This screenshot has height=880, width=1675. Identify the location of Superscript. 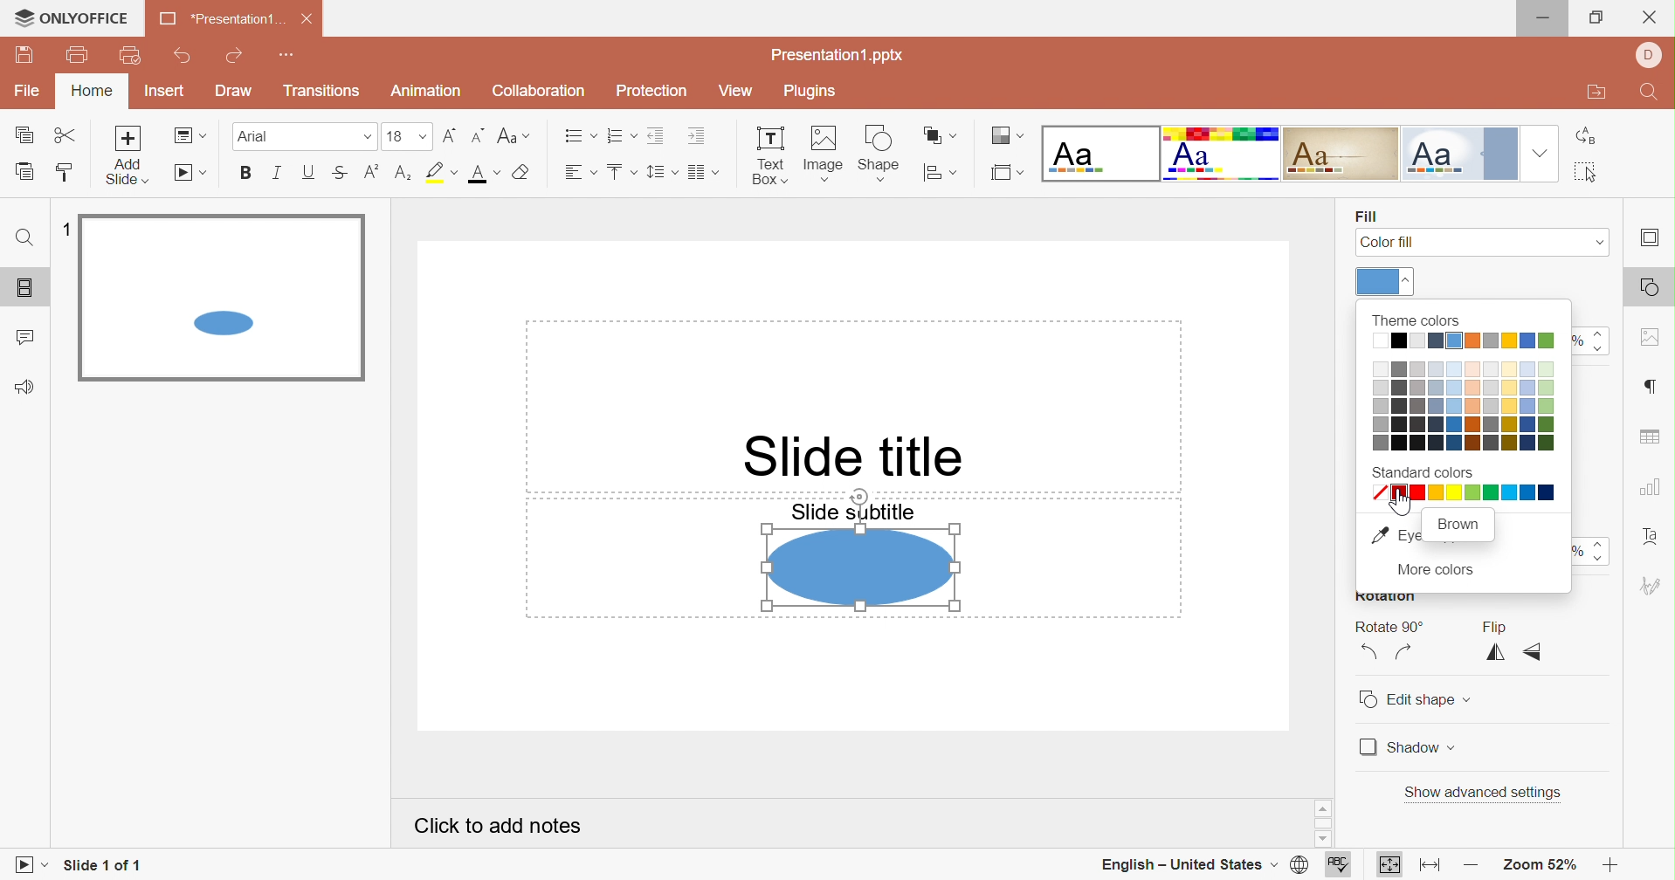
(374, 172).